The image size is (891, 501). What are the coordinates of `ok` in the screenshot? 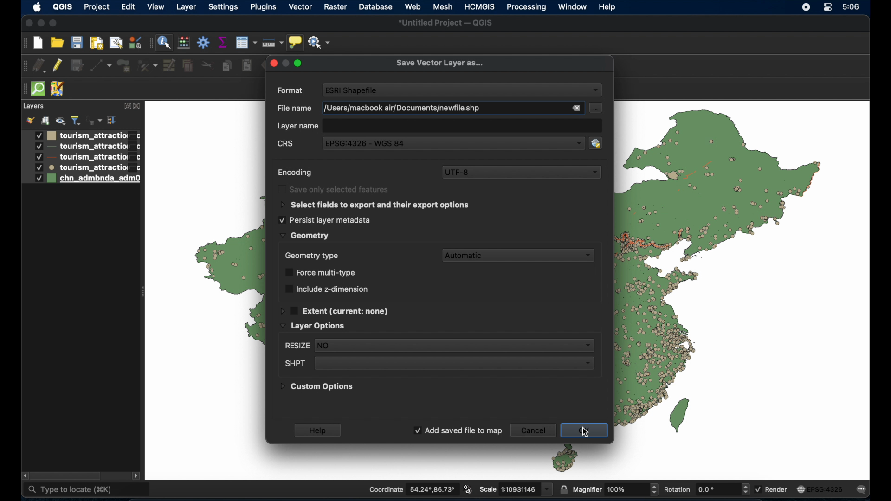 It's located at (587, 431).